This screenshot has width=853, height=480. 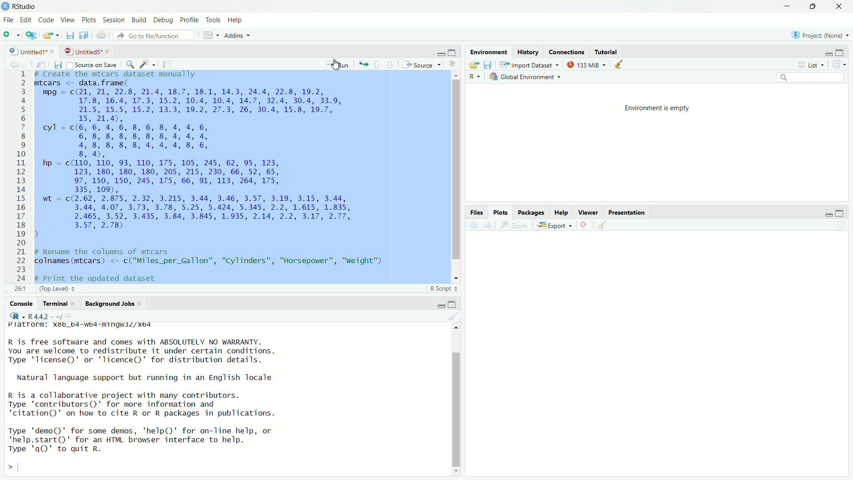 What do you see at coordinates (562, 213) in the screenshot?
I see `Help` at bounding box center [562, 213].